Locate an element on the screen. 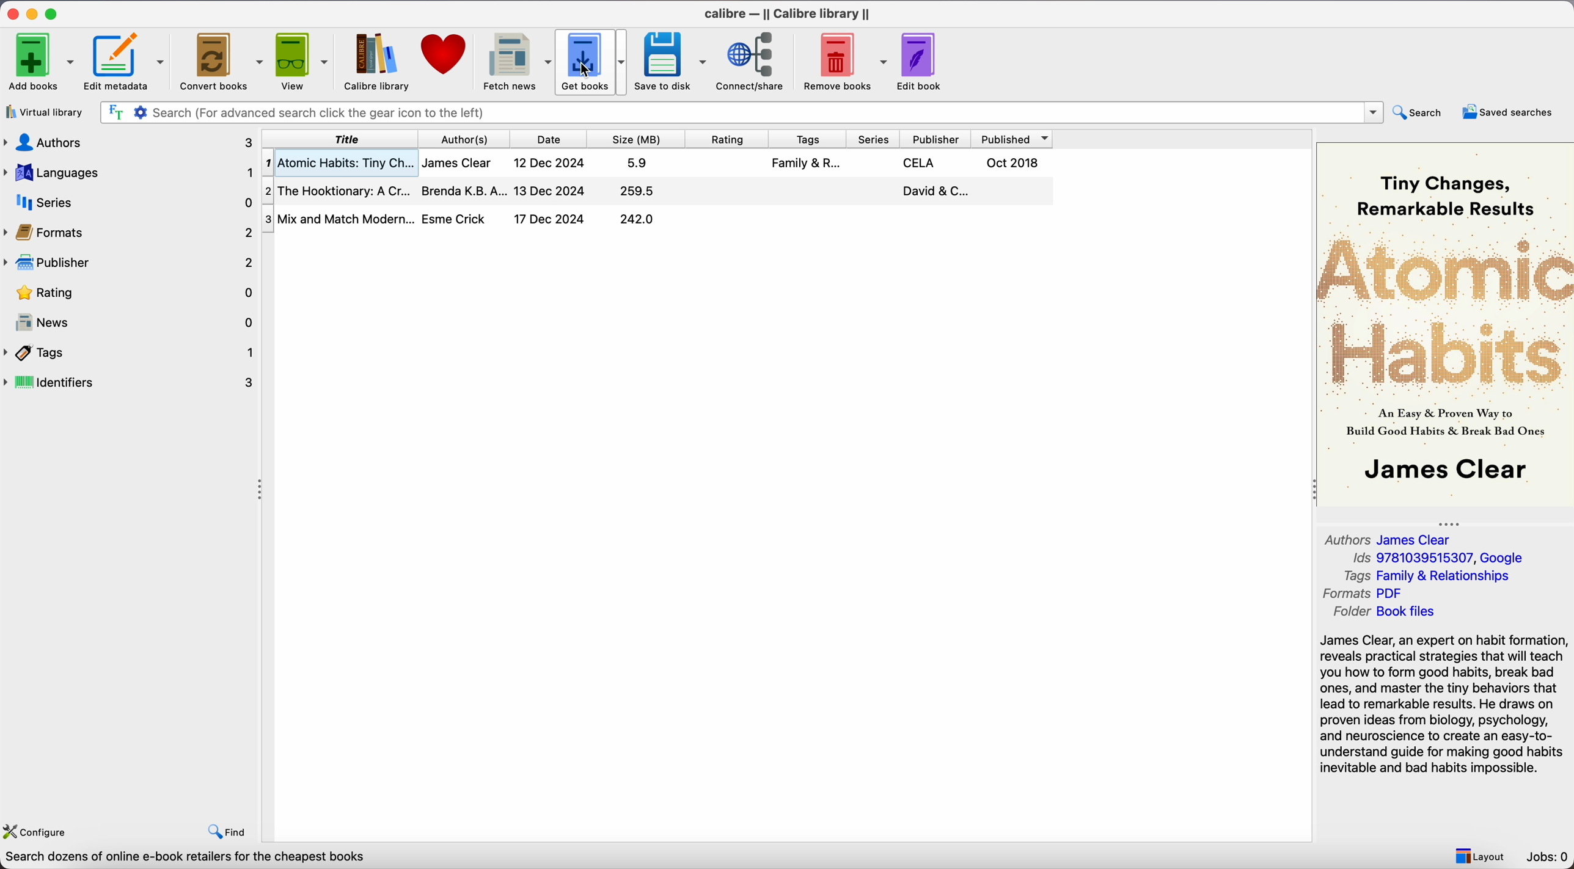 Image resolution: width=1574 pixels, height=869 pixels. 259.5 is located at coordinates (639, 191).